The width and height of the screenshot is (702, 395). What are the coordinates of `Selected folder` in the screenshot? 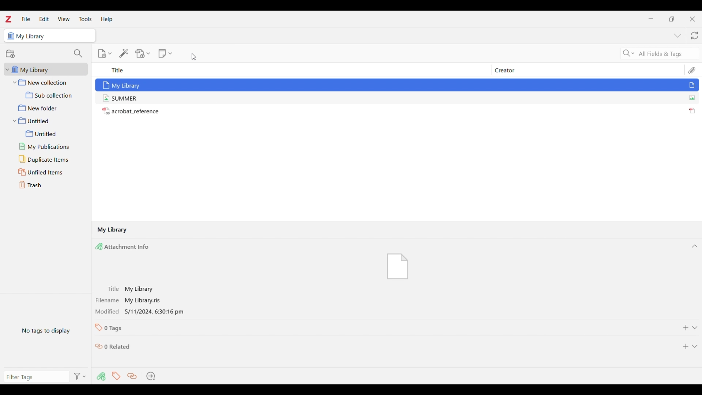 It's located at (27, 35).